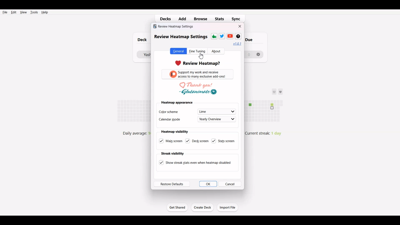 Image resolution: width=400 pixels, height=225 pixels. Describe the element at coordinates (23, 12) in the screenshot. I see `View` at that location.